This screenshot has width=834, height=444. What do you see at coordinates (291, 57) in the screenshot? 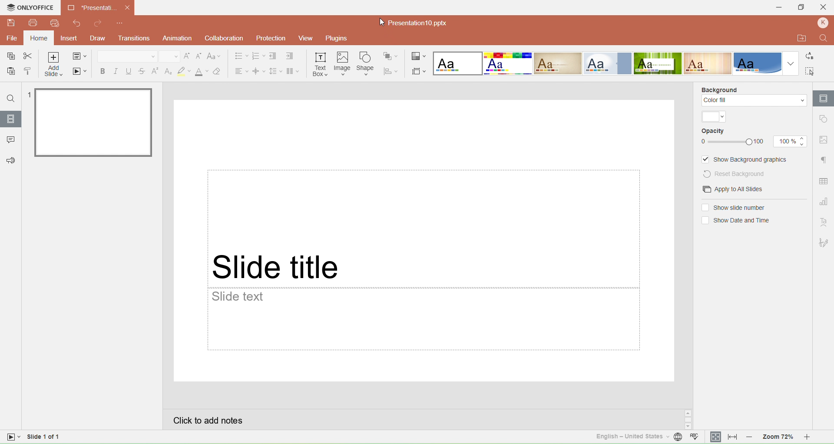
I see `Increase indent` at bounding box center [291, 57].